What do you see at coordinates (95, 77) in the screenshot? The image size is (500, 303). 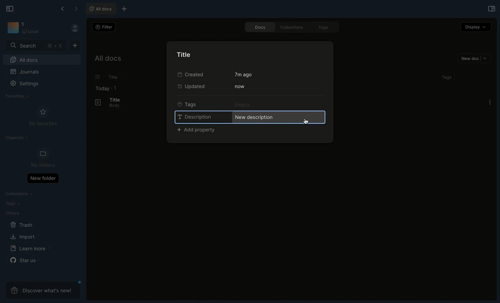 I see `Lists` at bounding box center [95, 77].